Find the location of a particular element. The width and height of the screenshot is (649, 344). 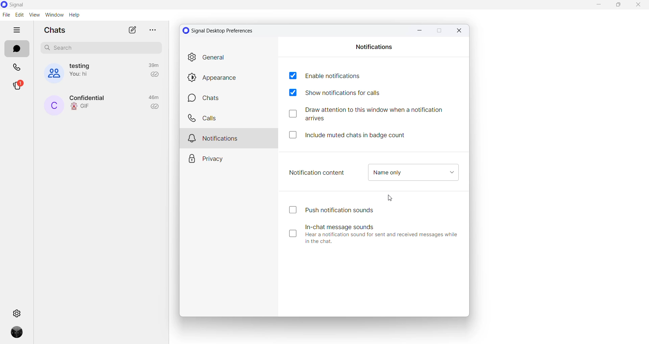

cursor is located at coordinates (392, 199).